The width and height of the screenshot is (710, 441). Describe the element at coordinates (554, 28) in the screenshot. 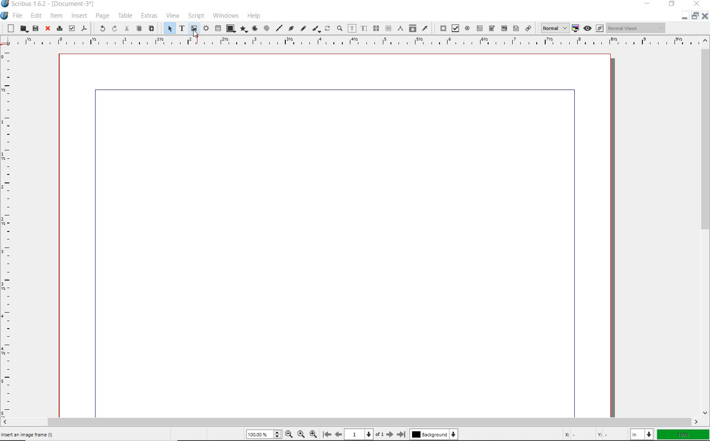

I see `select image preview quality` at that location.